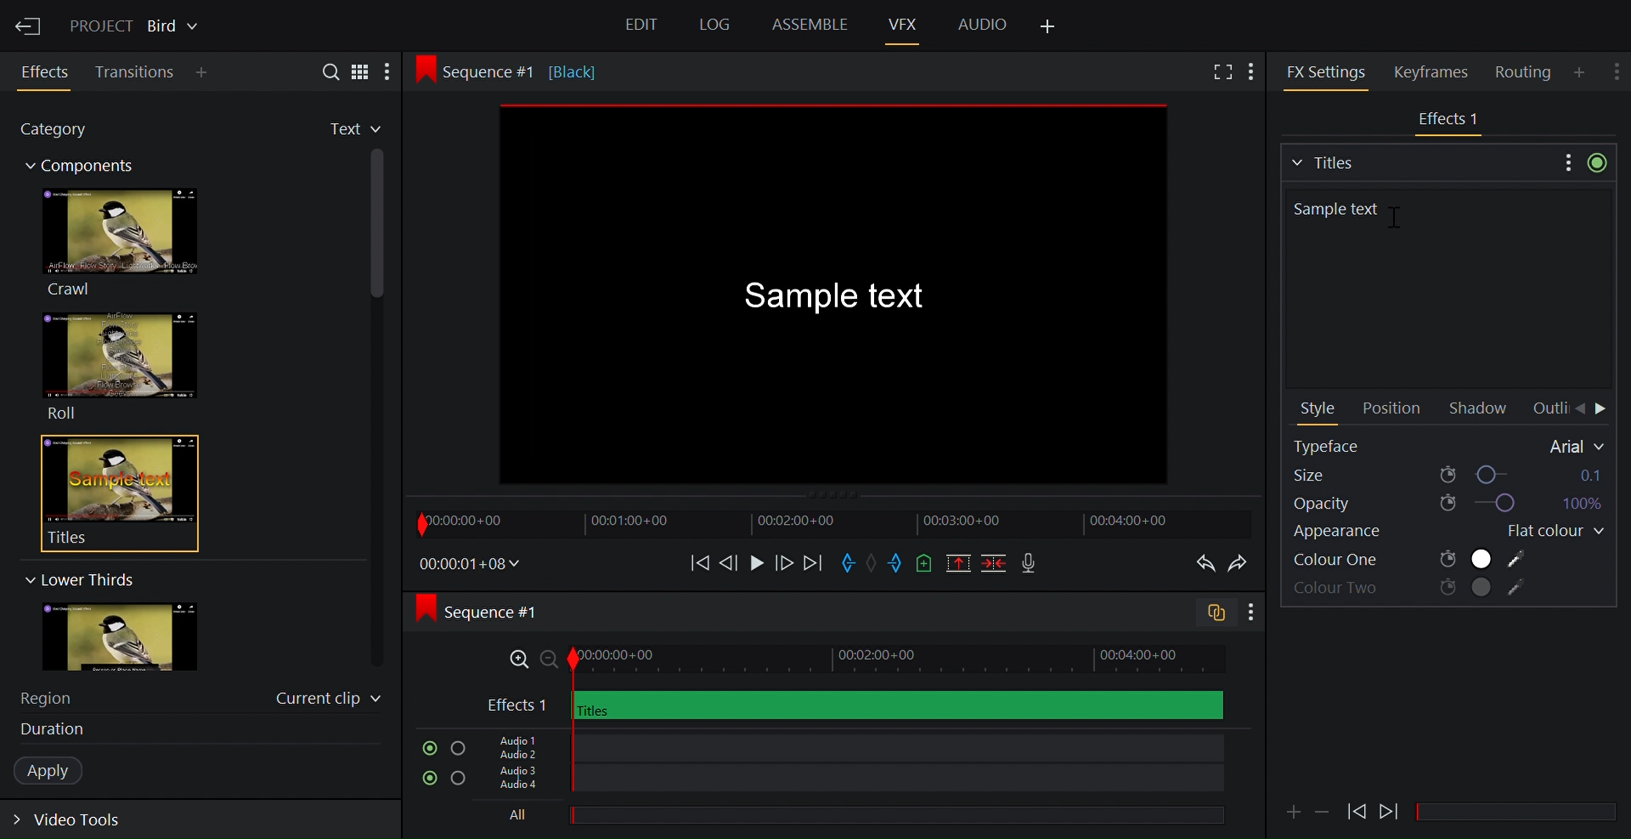 The width and height of the screenshot is (1631, 839). Describe the element at coordinates (1242, 564) in the screenshot. I see `Redo` at that location.